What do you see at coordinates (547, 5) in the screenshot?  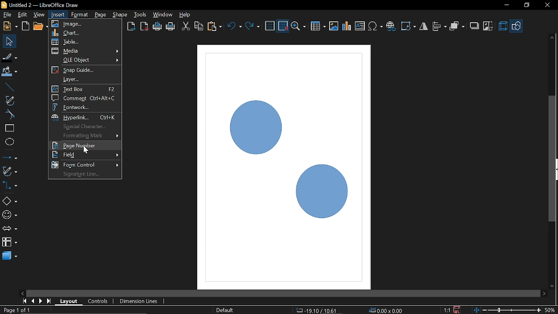 I see `CLose` at bounding box center [547, 5].